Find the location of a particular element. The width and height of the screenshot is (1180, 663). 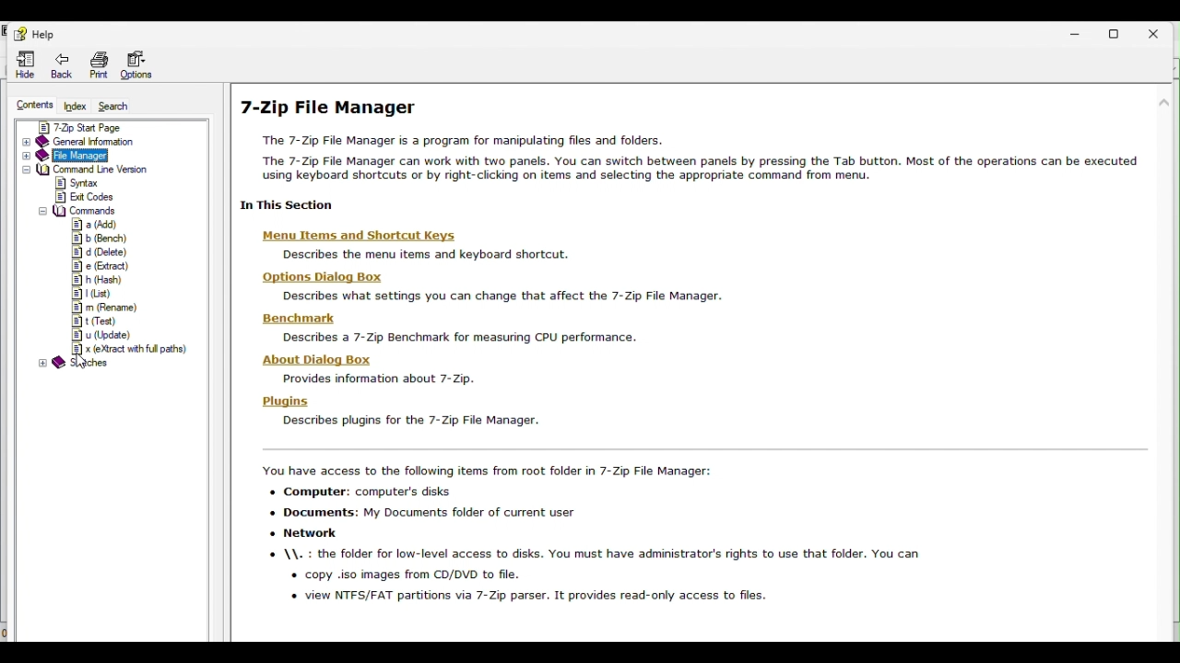

Exit codes is located at coordinates (94, 197).